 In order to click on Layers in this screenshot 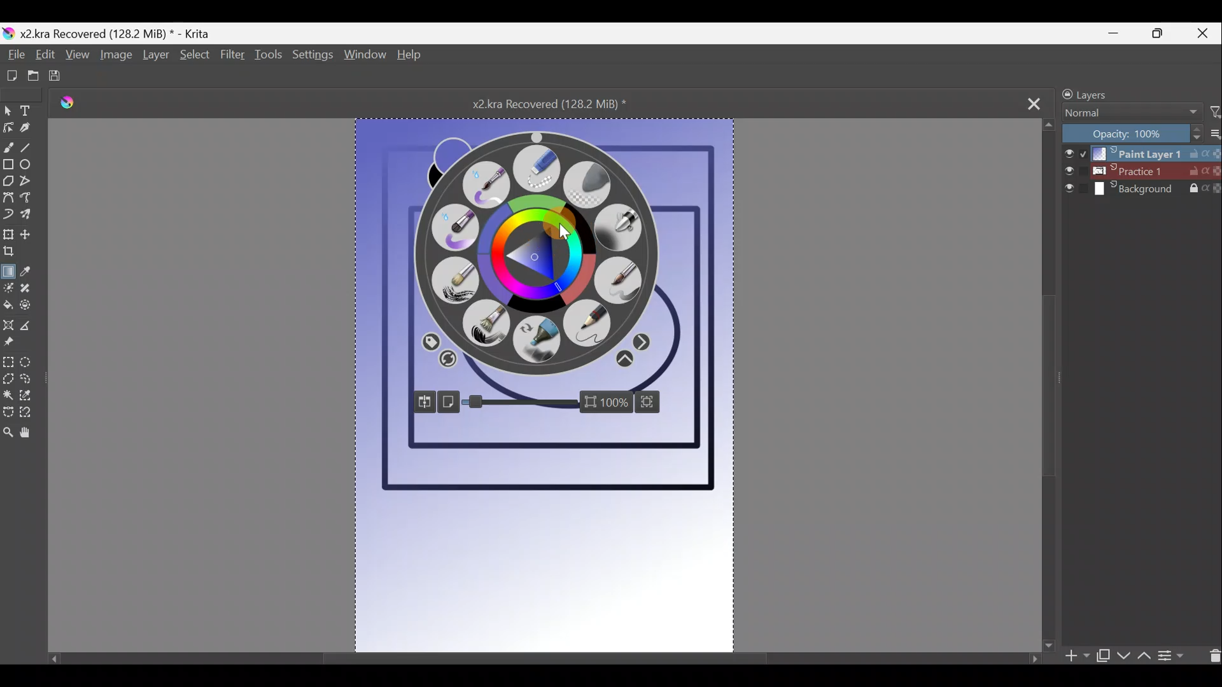, I will do `click(1118, 92)`.